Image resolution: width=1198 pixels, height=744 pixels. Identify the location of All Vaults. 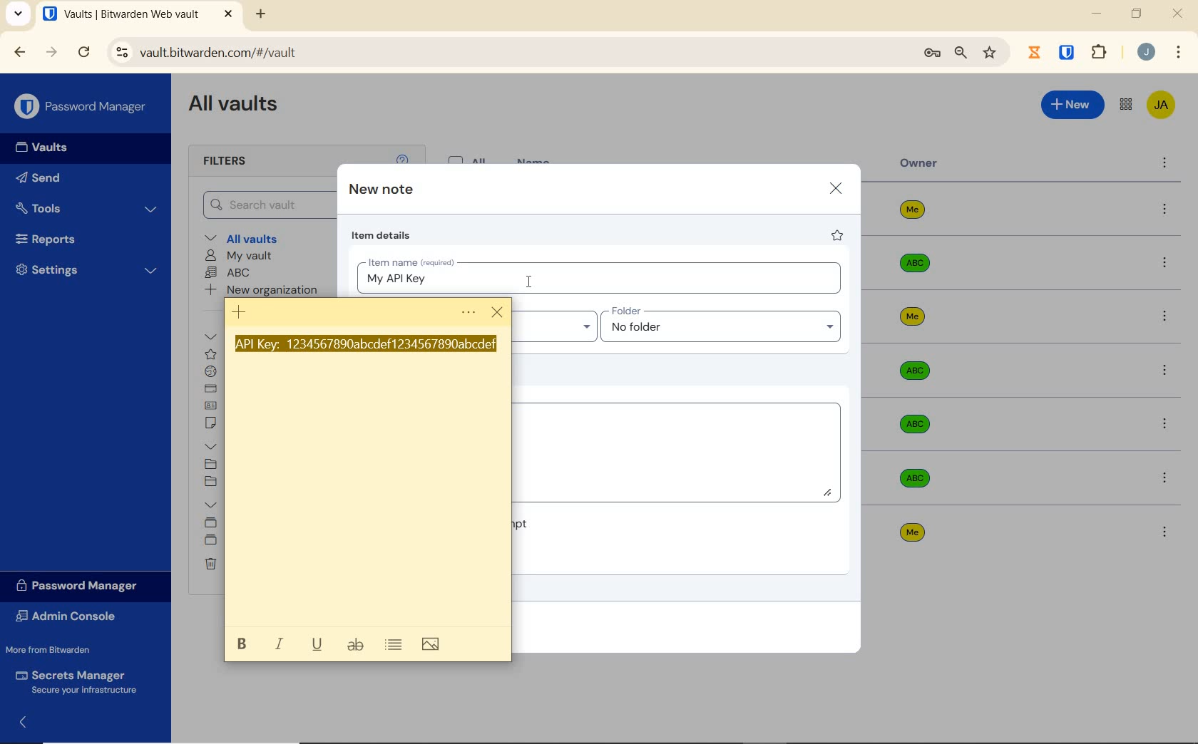
(240, 108).